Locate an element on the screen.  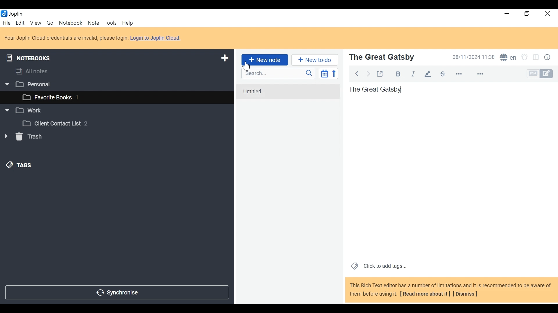
Synchronise is located at coordinates (118, 292).